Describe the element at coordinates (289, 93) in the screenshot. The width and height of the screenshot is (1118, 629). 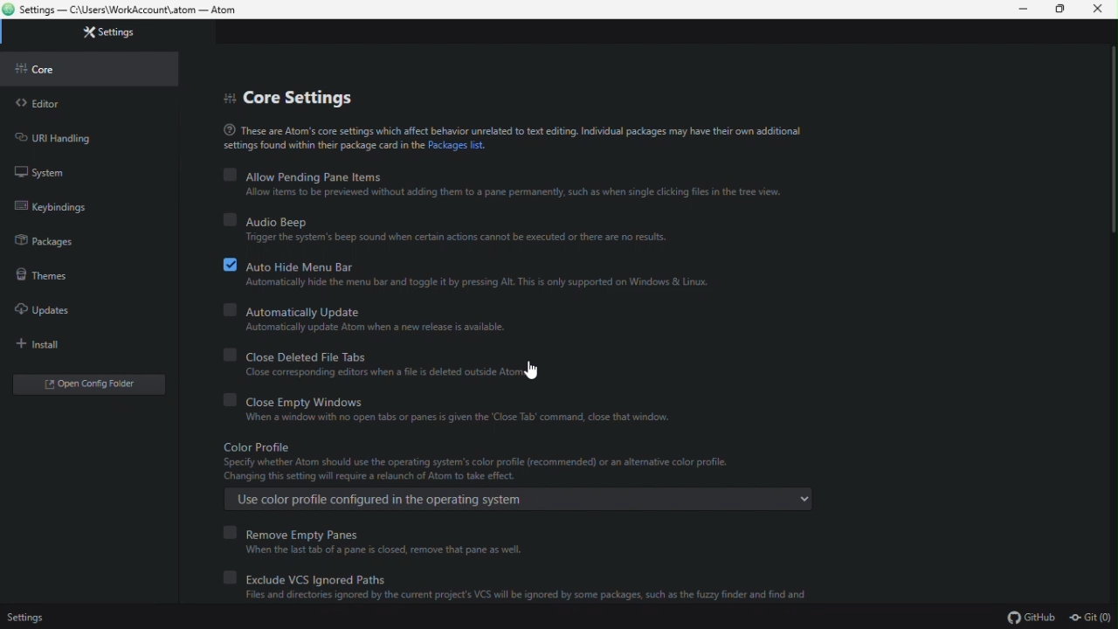
I see `core settings` at that location.